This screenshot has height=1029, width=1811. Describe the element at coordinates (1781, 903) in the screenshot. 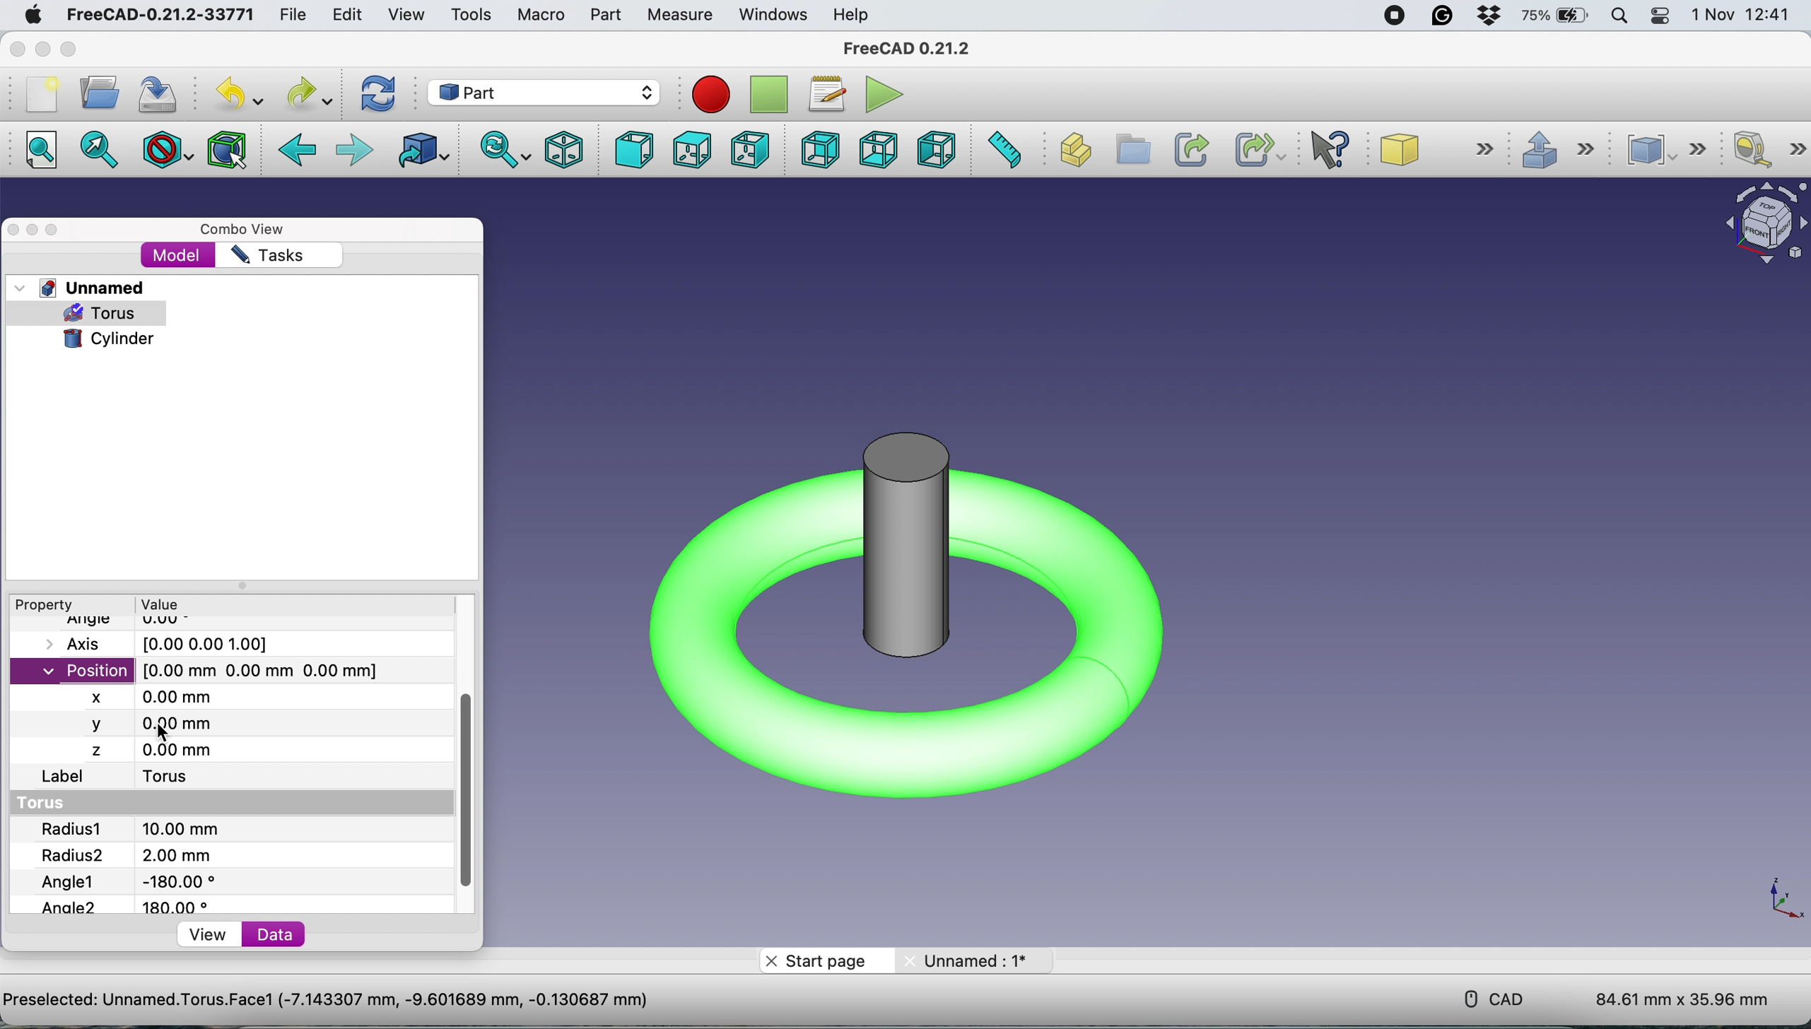

I see `xy coordinate` at that location.